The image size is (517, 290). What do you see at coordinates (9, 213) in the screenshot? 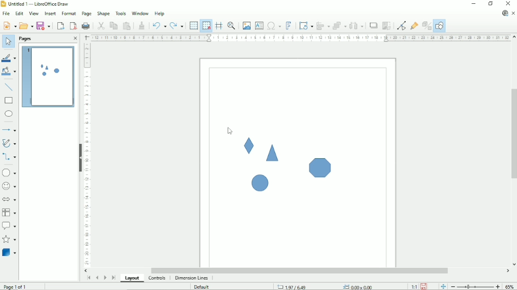
I see `Flowchart` at bounding box center [9, 213].